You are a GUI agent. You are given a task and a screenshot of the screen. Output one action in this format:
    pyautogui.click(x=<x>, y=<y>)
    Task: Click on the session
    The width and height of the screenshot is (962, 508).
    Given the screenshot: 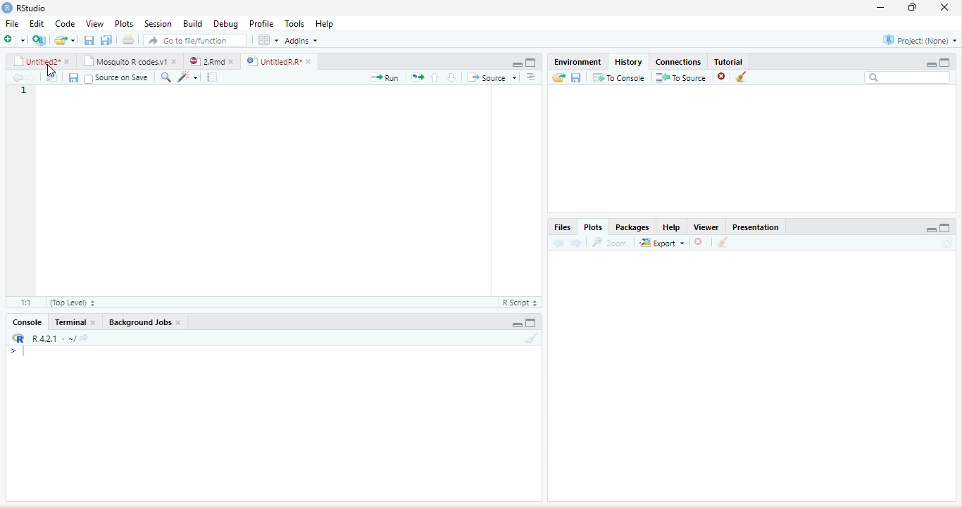 What is the action you would take?
    pyautogui.click(x=158, y=23)
    